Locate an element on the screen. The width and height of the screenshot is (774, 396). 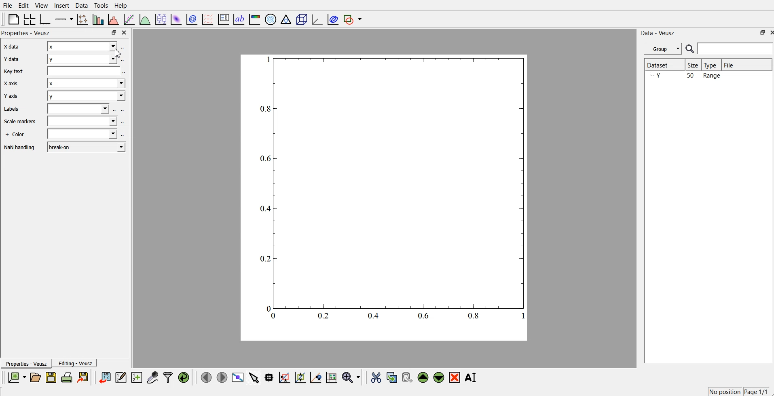
View is located at coordinates (42, 5).